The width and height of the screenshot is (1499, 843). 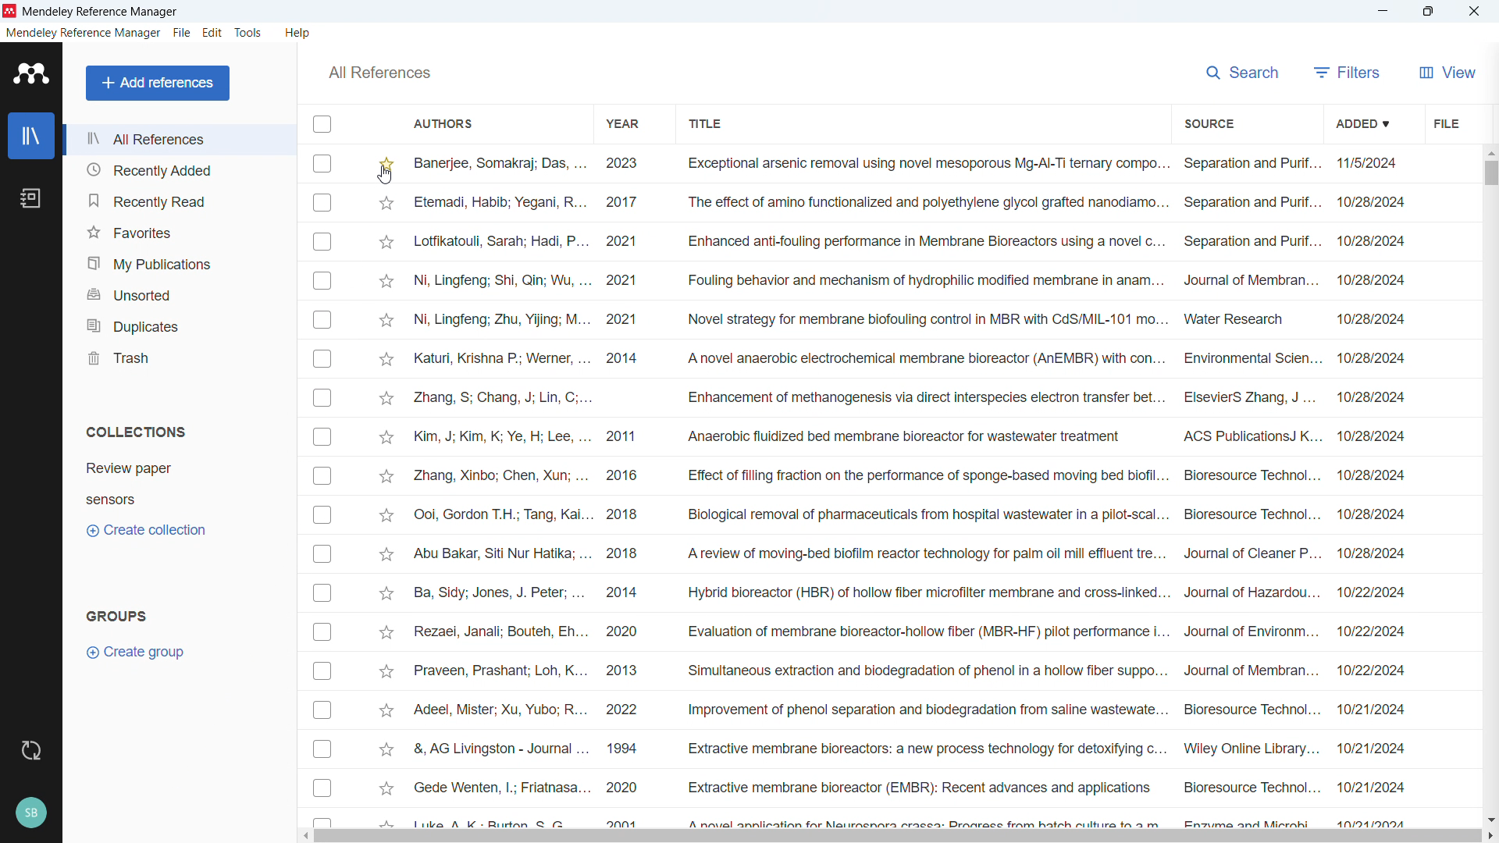 I want to click on Date of entry for individual entries , so click(x=1373, y=489).